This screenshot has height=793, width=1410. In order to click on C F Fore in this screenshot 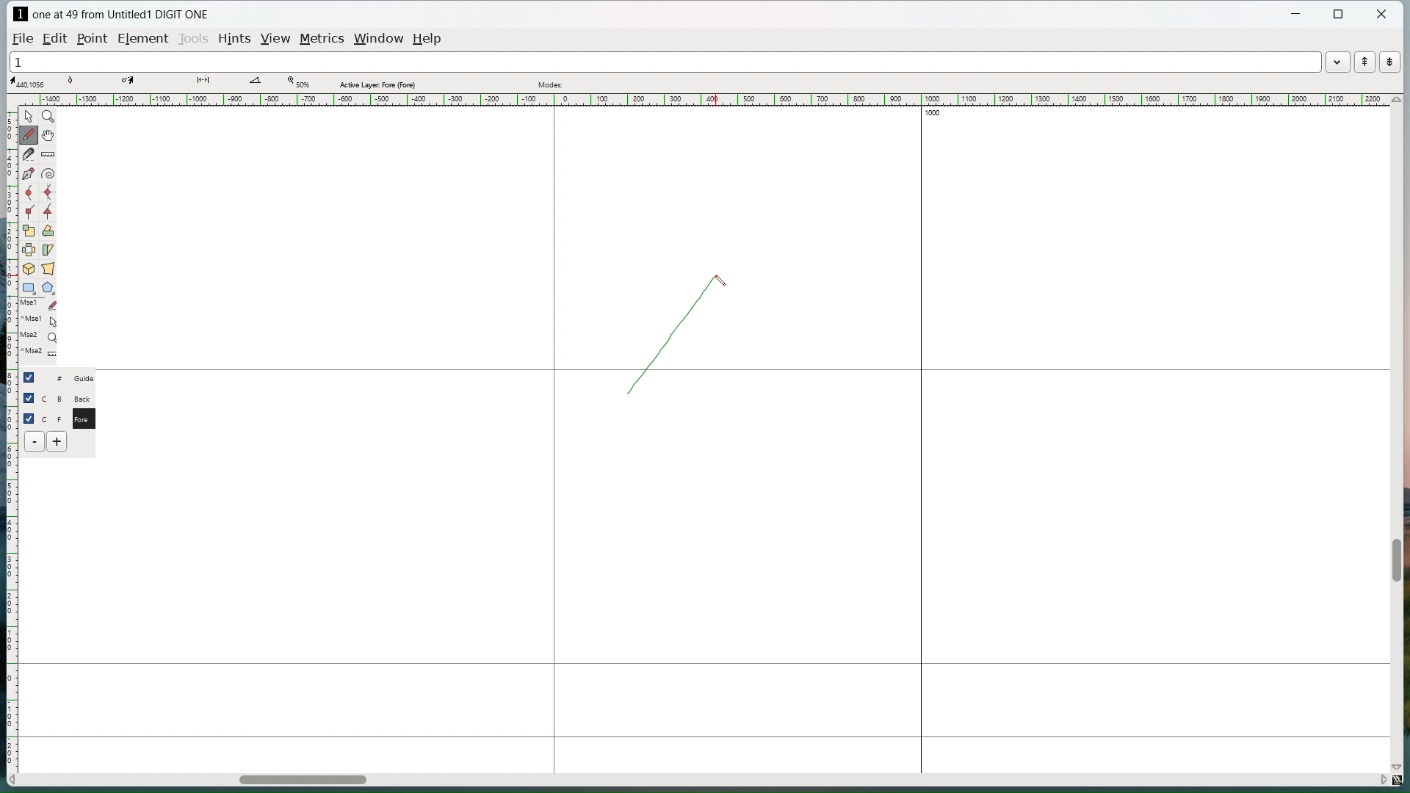, I will do `click(70, 418)`.